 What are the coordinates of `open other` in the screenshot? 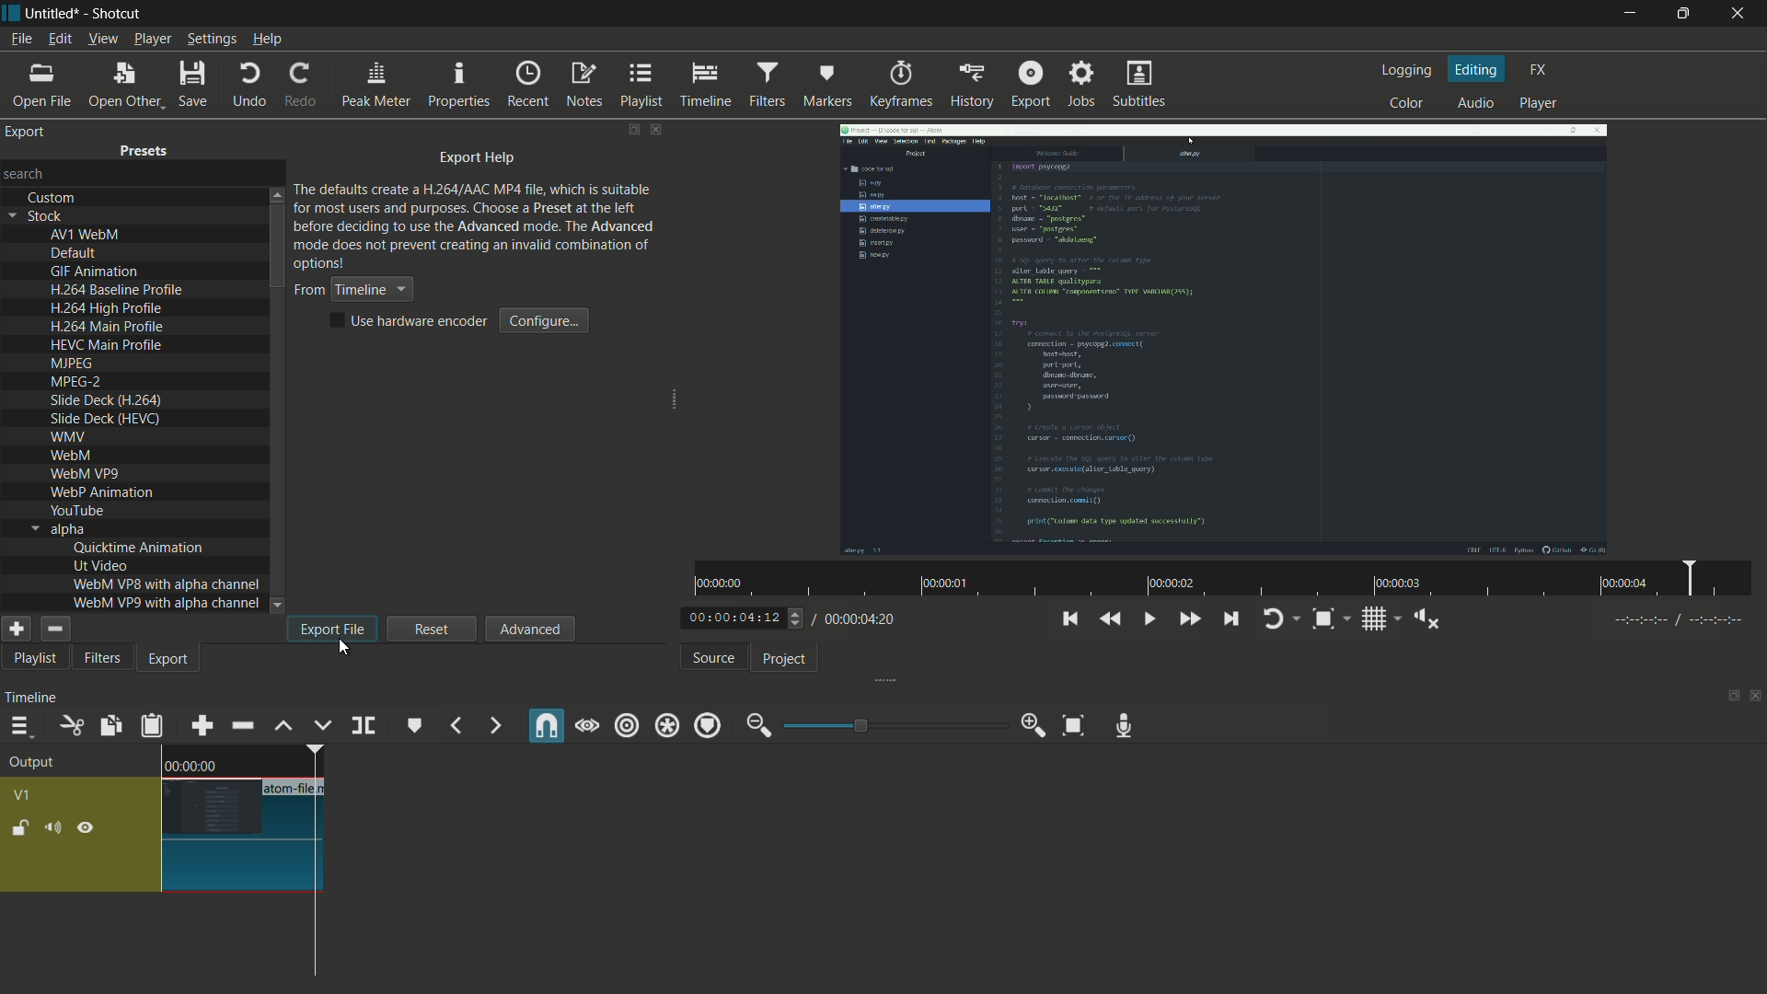 It's located at (125, 84).